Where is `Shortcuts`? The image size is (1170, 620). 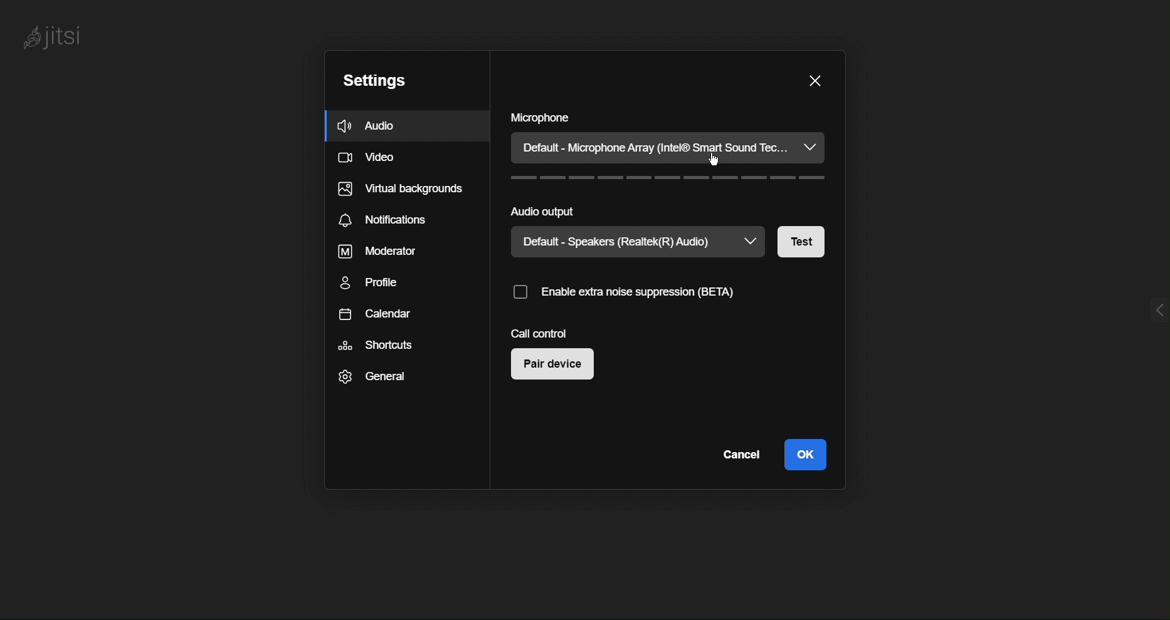
Shortcuts is located at coordinates (380, 344).